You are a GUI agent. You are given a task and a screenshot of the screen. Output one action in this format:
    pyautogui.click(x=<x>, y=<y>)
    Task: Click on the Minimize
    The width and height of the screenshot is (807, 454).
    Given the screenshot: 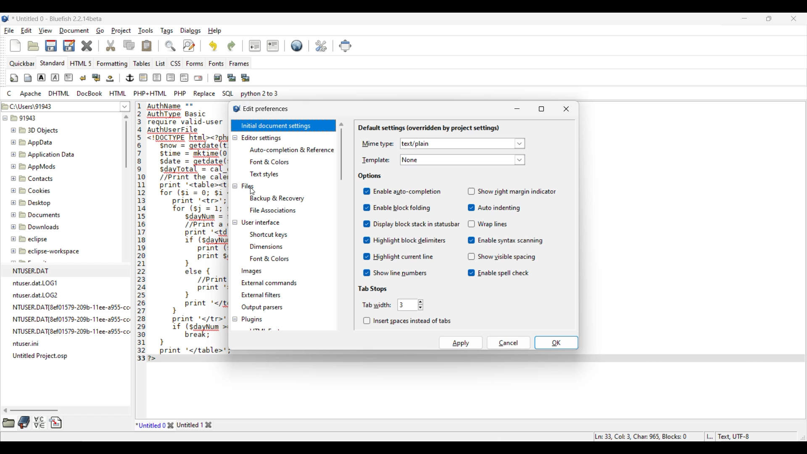 What is the action you would take?
    pyautogui.click(x=745, y=18)
    